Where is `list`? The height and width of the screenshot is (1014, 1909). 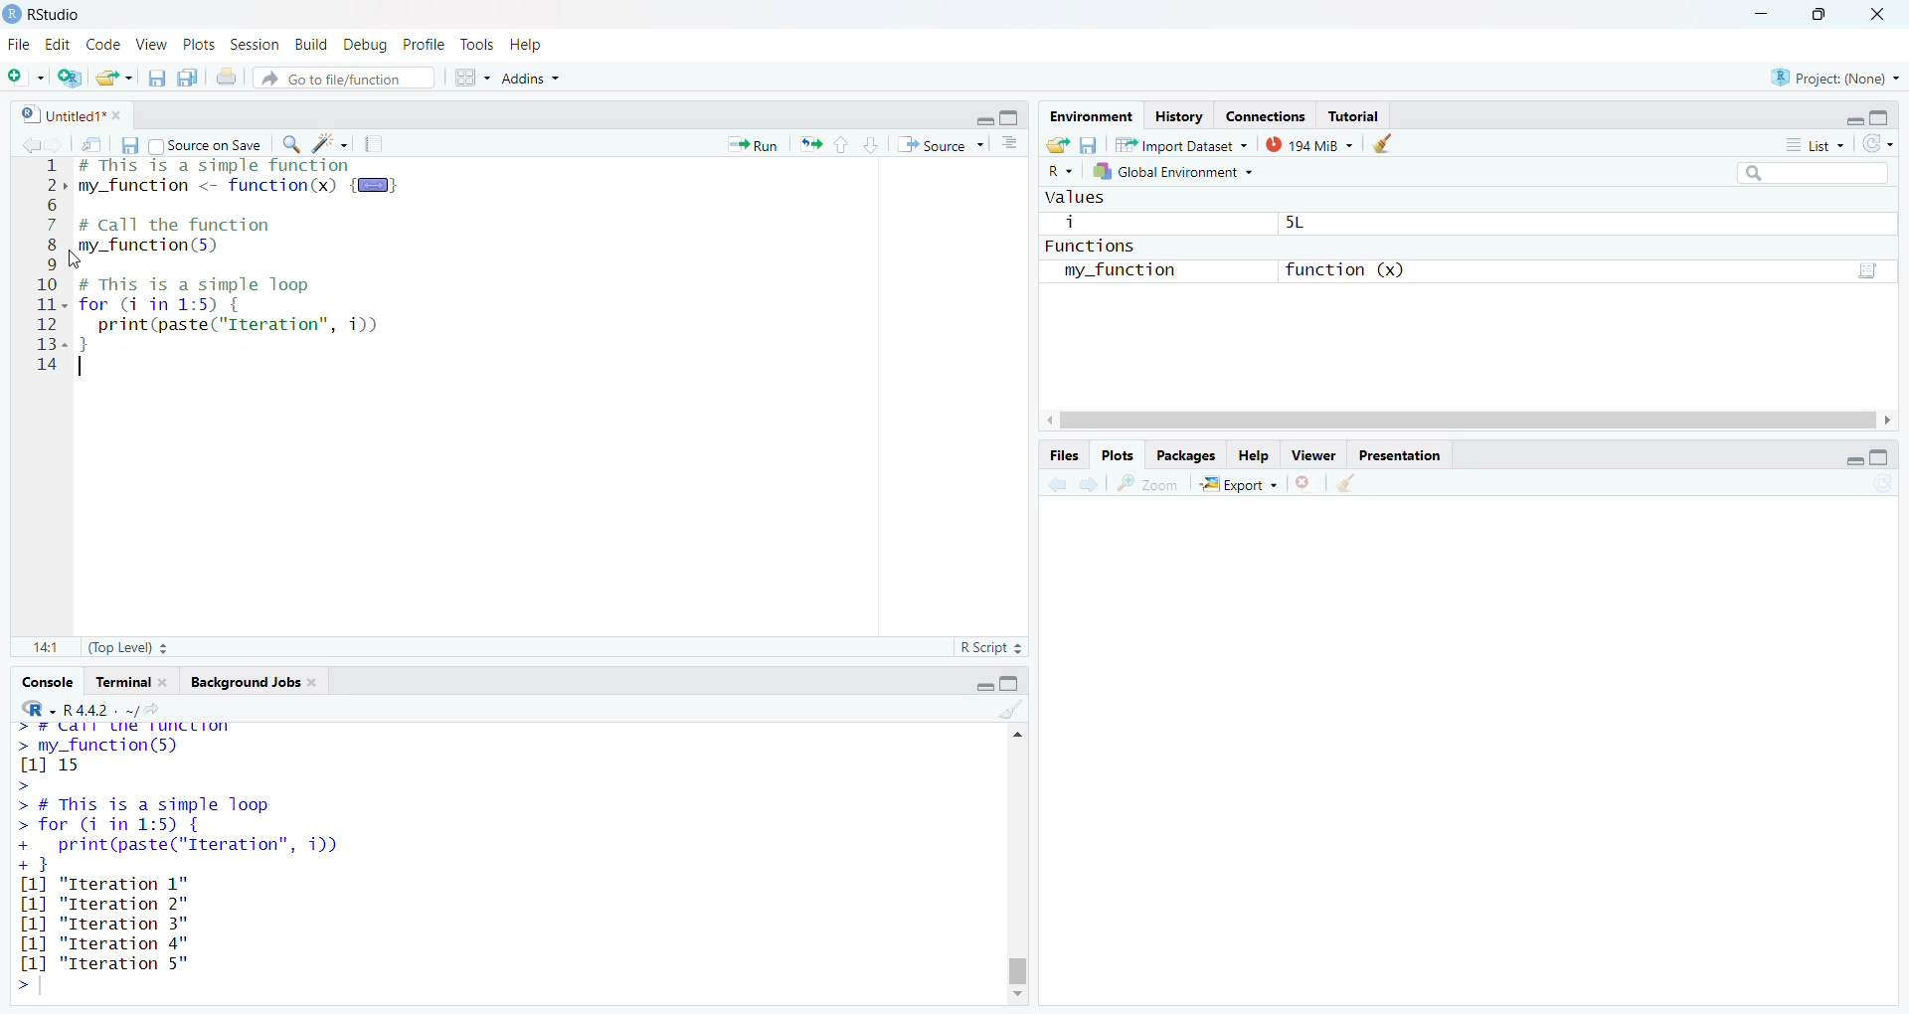
list is located at coordinates (1814, 148).